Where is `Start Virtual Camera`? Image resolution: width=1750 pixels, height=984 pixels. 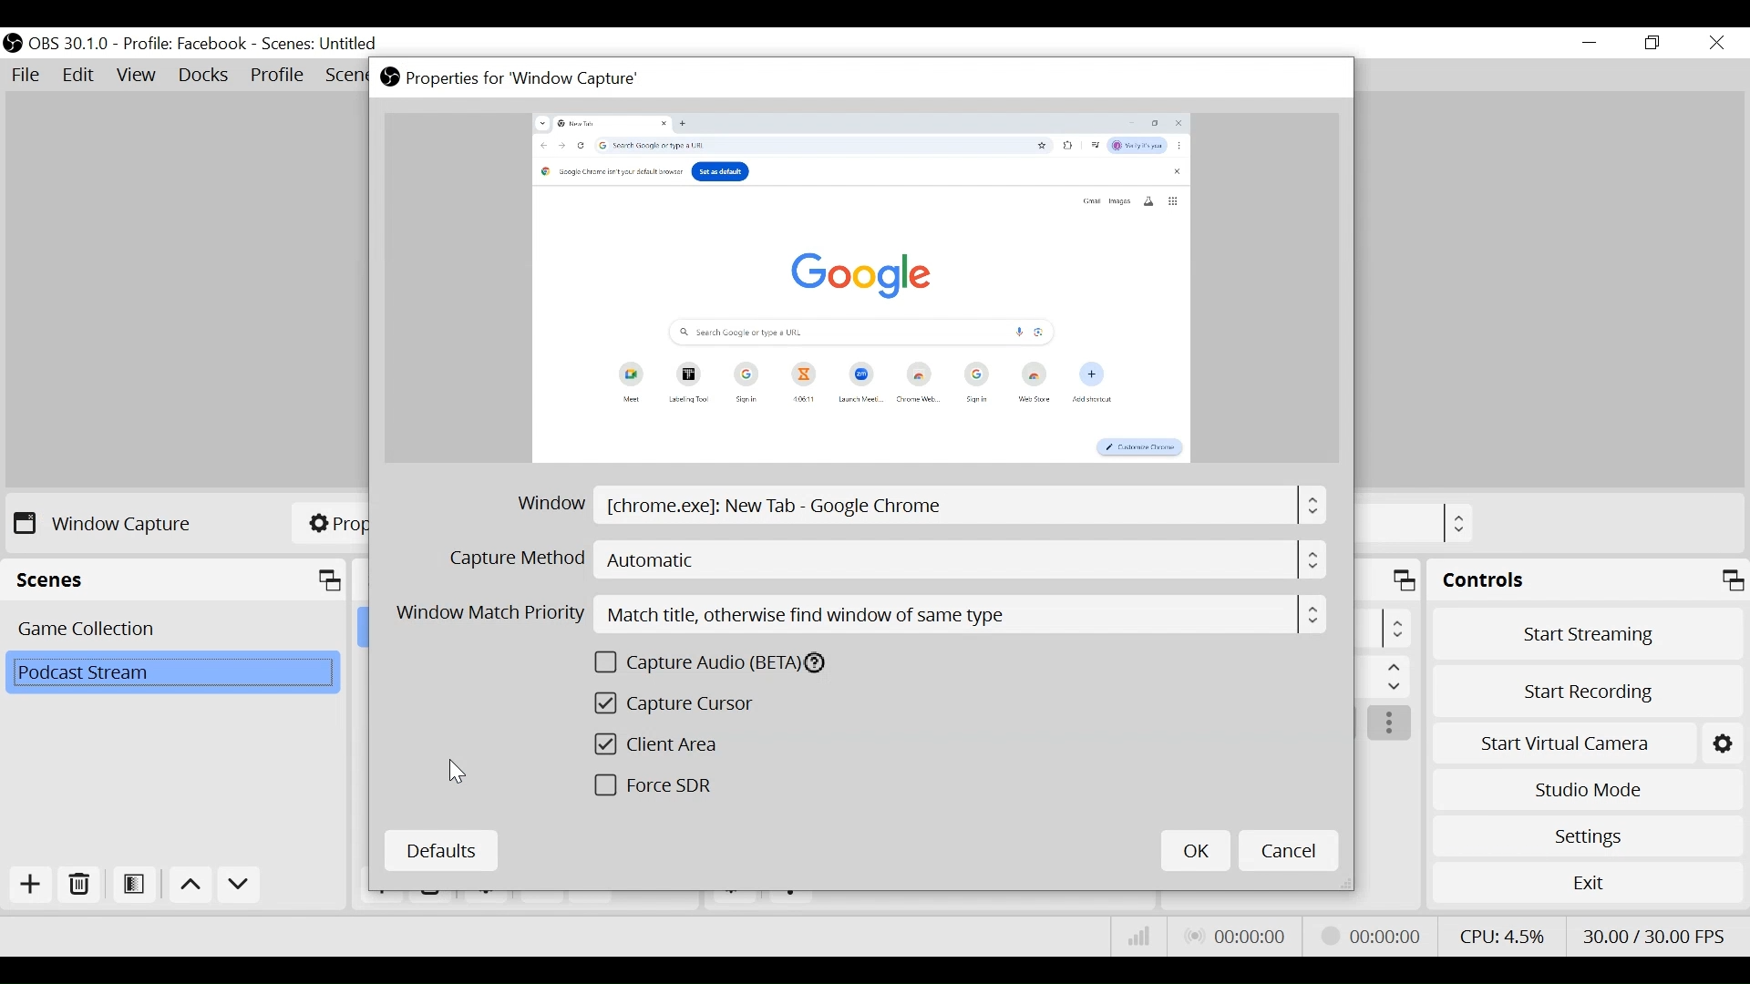
Start Virtual Camera is located at coordinates (1584, 743).